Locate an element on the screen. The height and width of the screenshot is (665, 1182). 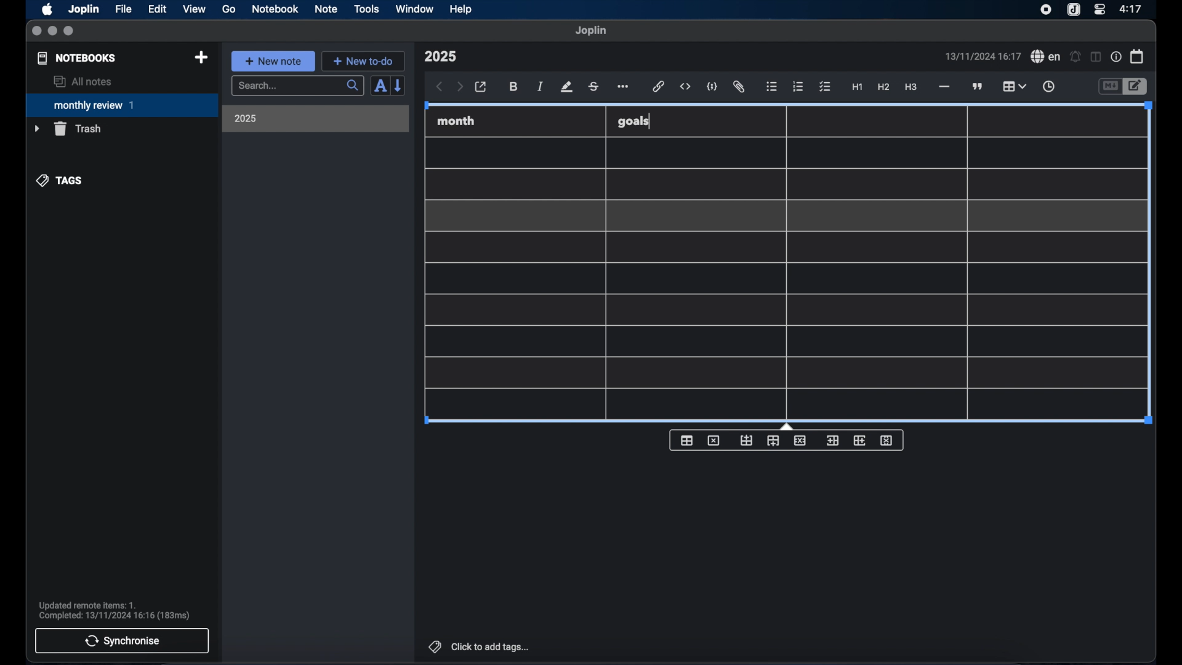
toggle editor is located at coordinates (1137, 87).